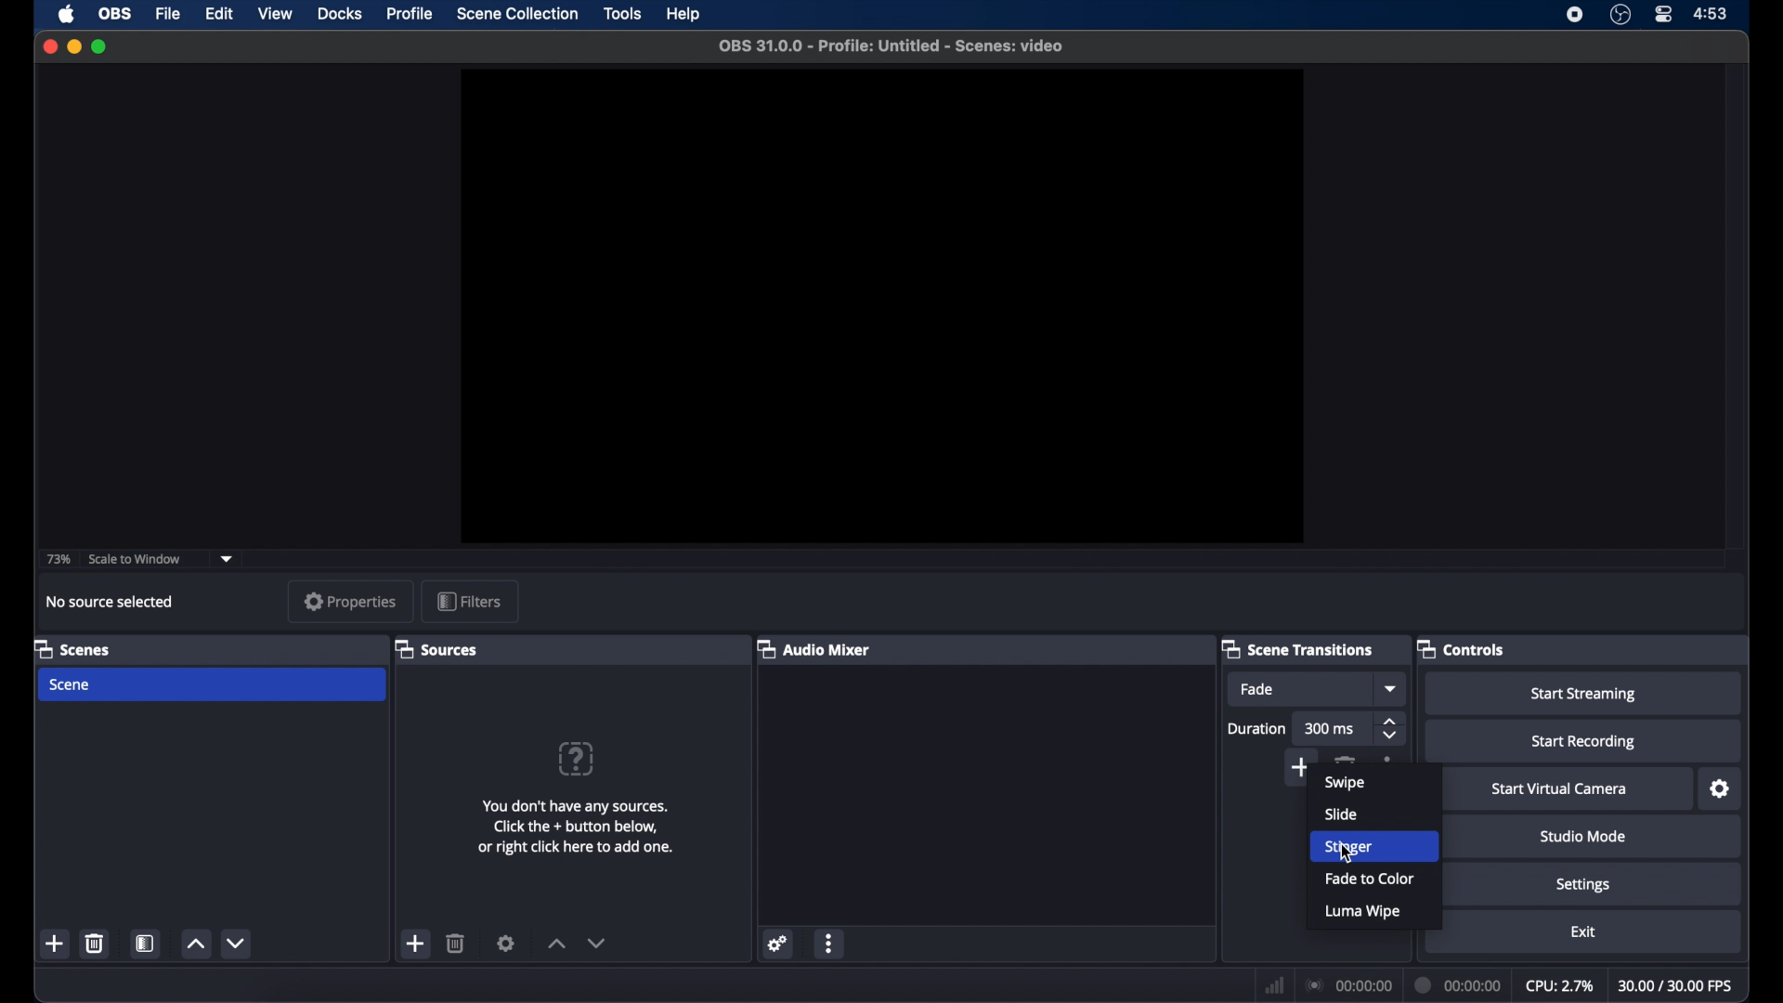 The height and width of the screenshot is (1003, 1783). Describe the element at coordinates (1711, 12) in the screenshot. I see `time` at that location.